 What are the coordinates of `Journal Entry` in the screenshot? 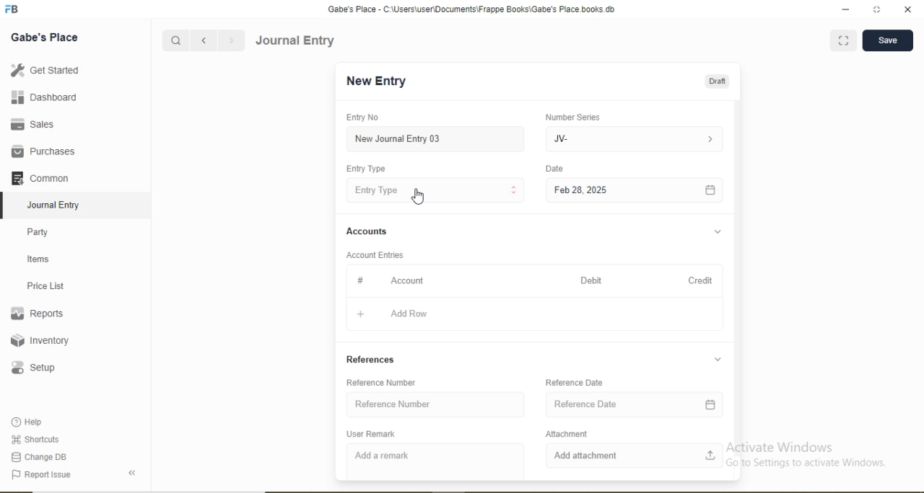 It's located at (297, 40).